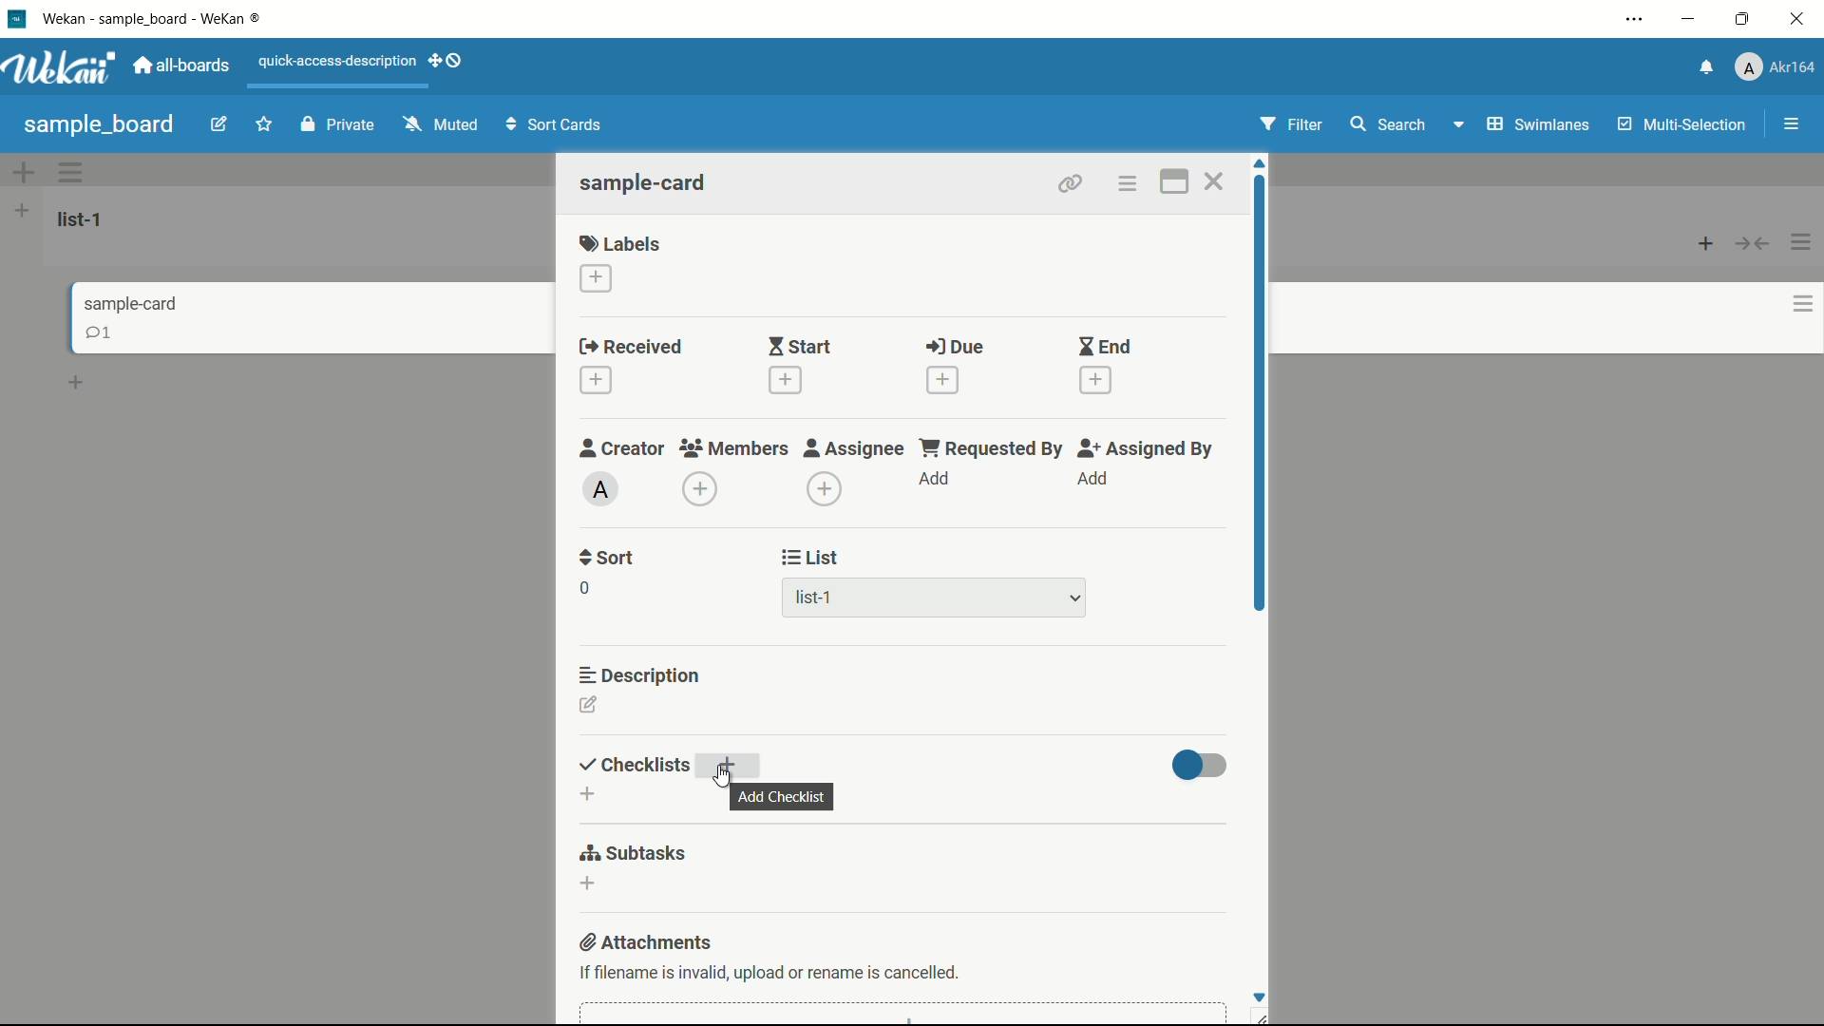 The image size is (1824, 1026). Describe the element at coordinates (772, 972) in the screenshot. I see `text` at that location.